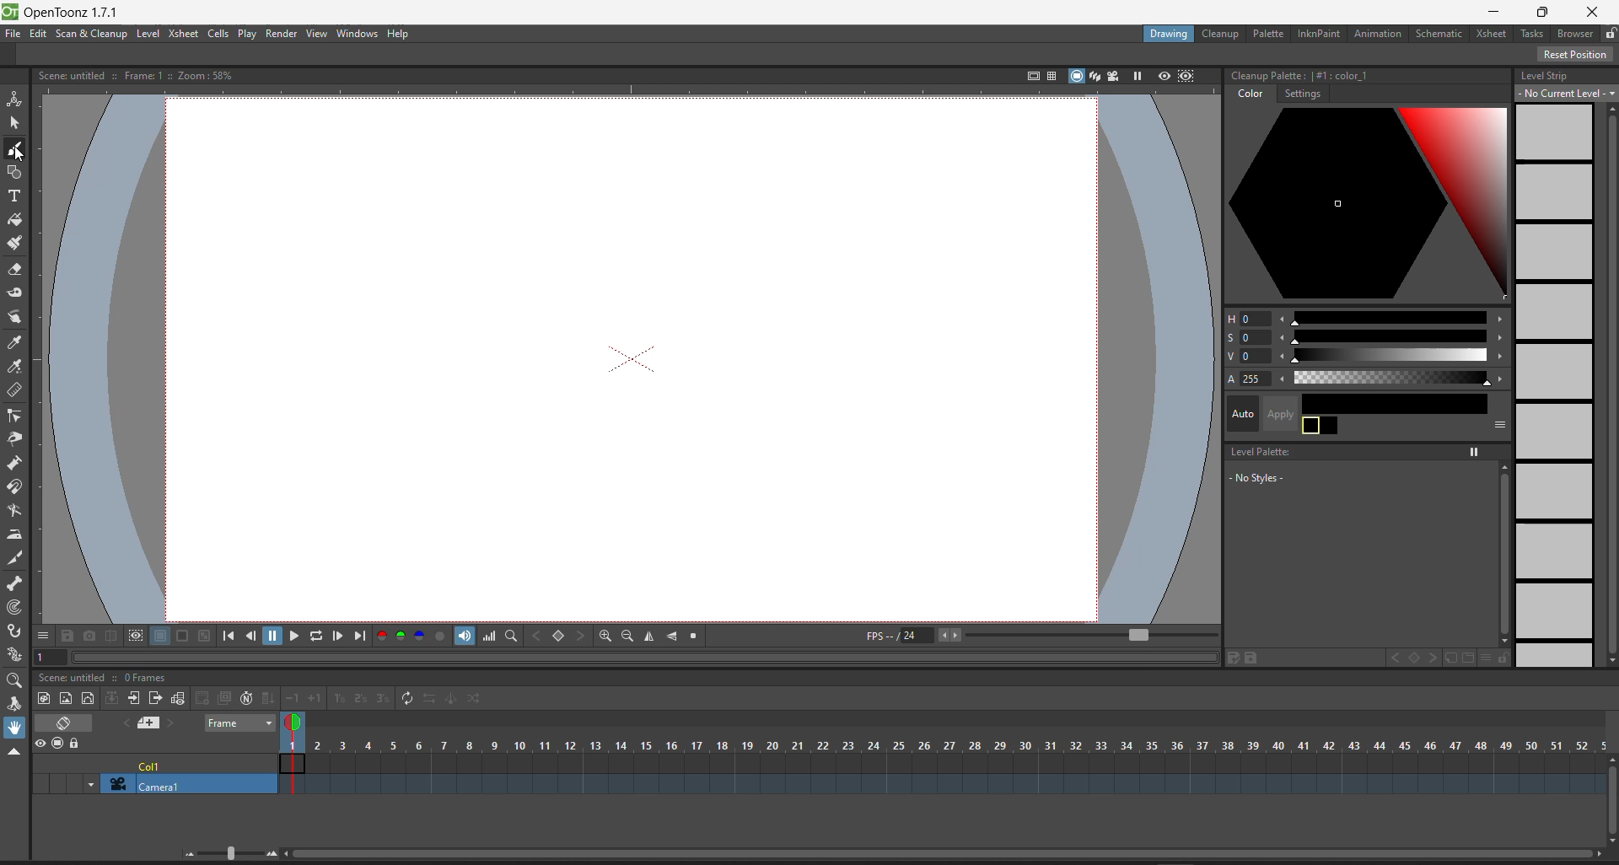  What do you see at coordinates (1572, 55) in the screenshot?
I see `reset position` at bounding box center [1572, 55].